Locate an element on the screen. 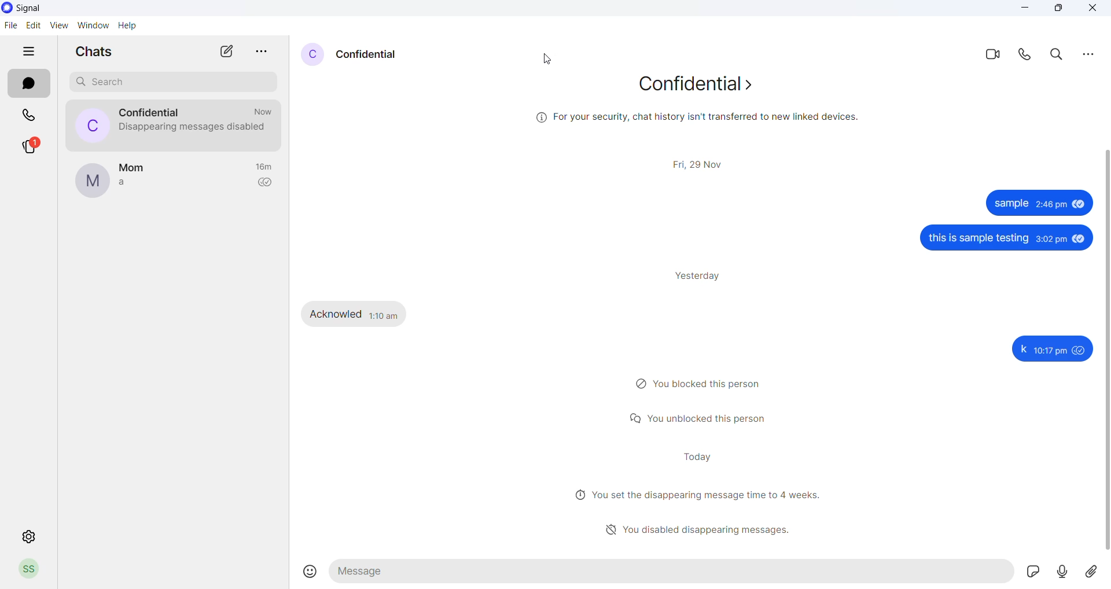 The width and height of the screenshot is (1111, 589).  is located at coordinates (697, 84).